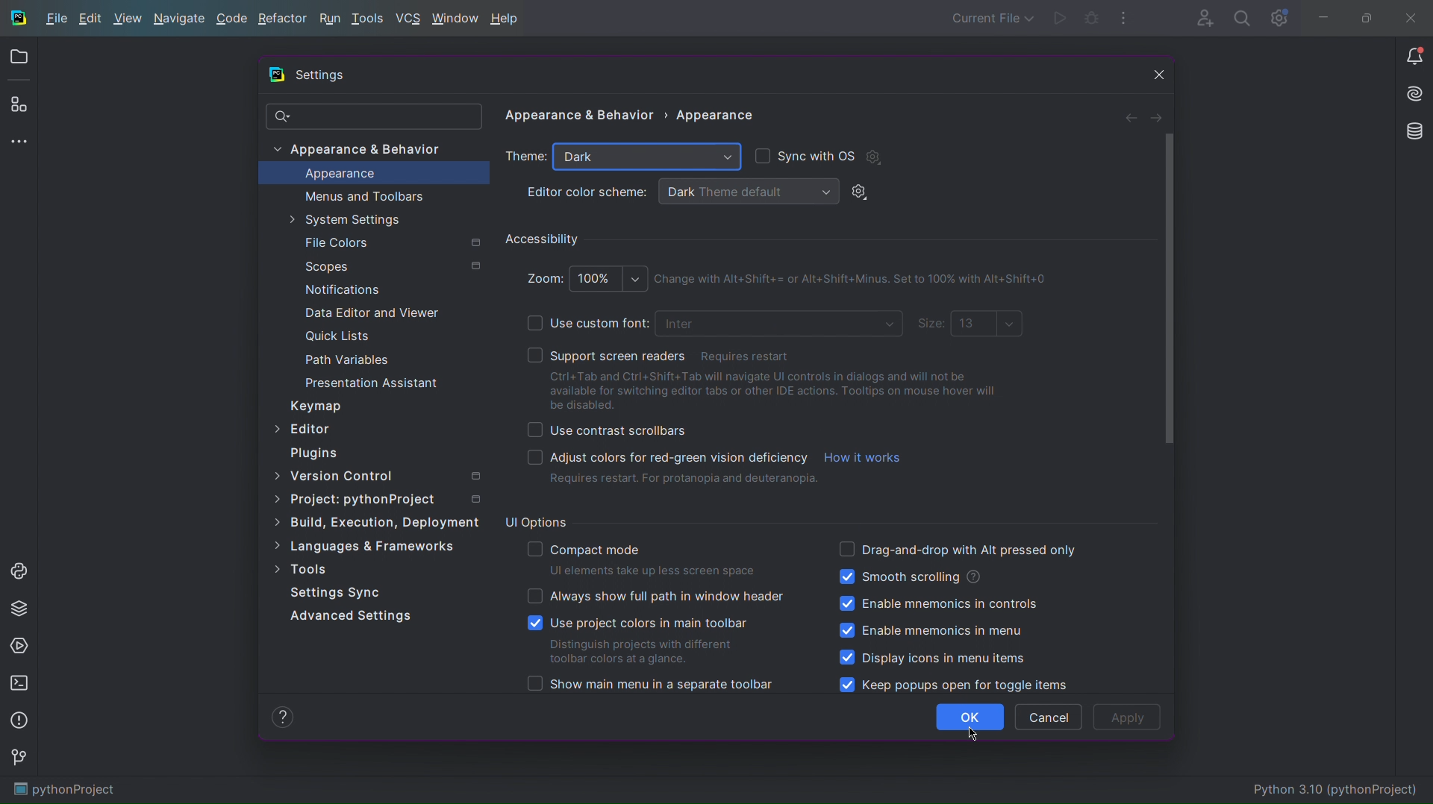  I want to click on Notifications, so click(339, 288).